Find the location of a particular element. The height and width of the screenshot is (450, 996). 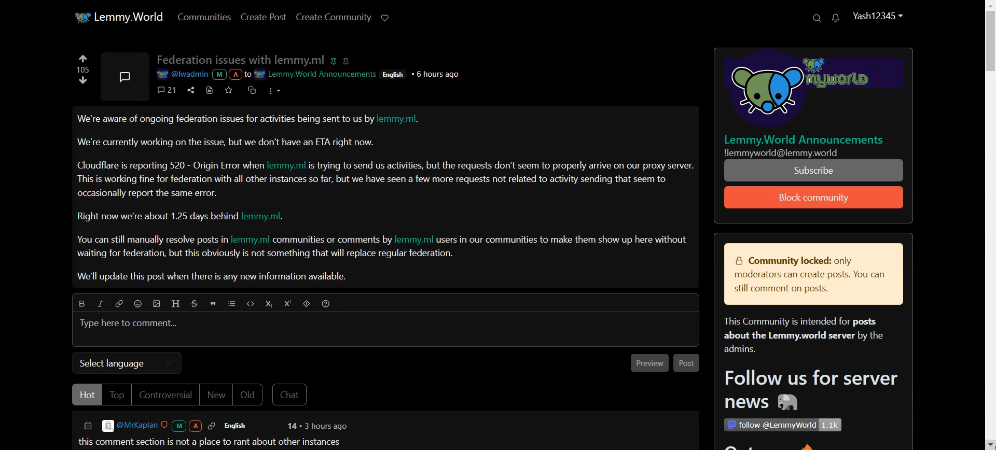

Subscribe is located at coordinates (813, 171).